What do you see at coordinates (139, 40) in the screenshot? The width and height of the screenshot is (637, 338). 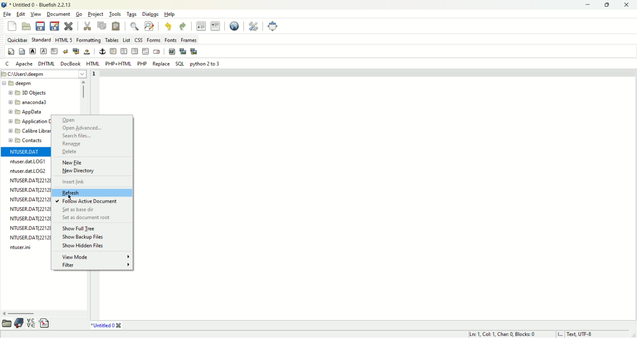 I see `css` at bounding box center [139, 40].